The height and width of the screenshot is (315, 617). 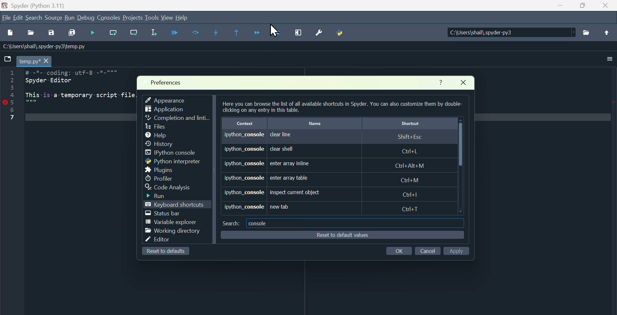 I want to click on Source, so click(x=54, y=19).